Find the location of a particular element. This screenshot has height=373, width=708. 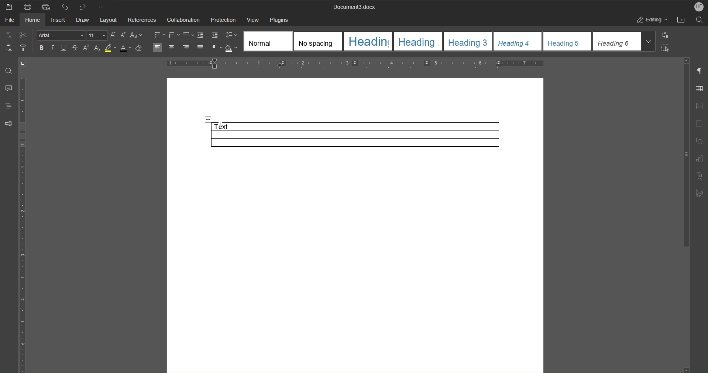

Italics is located at coordinates (54, 48).